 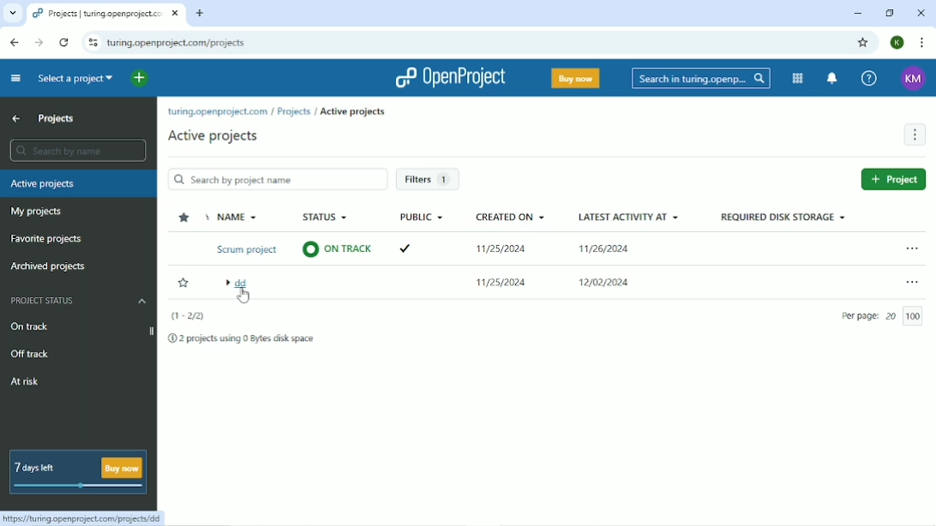 What do you see at coordinates (897, 43) in the screenshot?
I see `Account` at bounding box center [897, 43].